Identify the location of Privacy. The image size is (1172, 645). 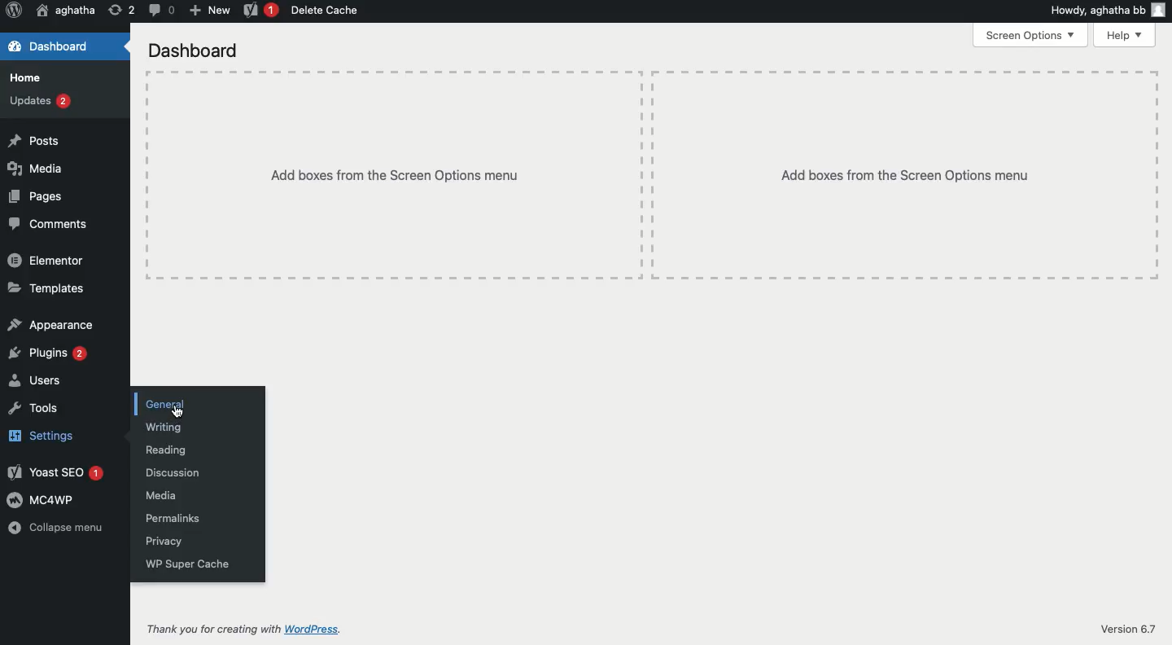
(160, 542).